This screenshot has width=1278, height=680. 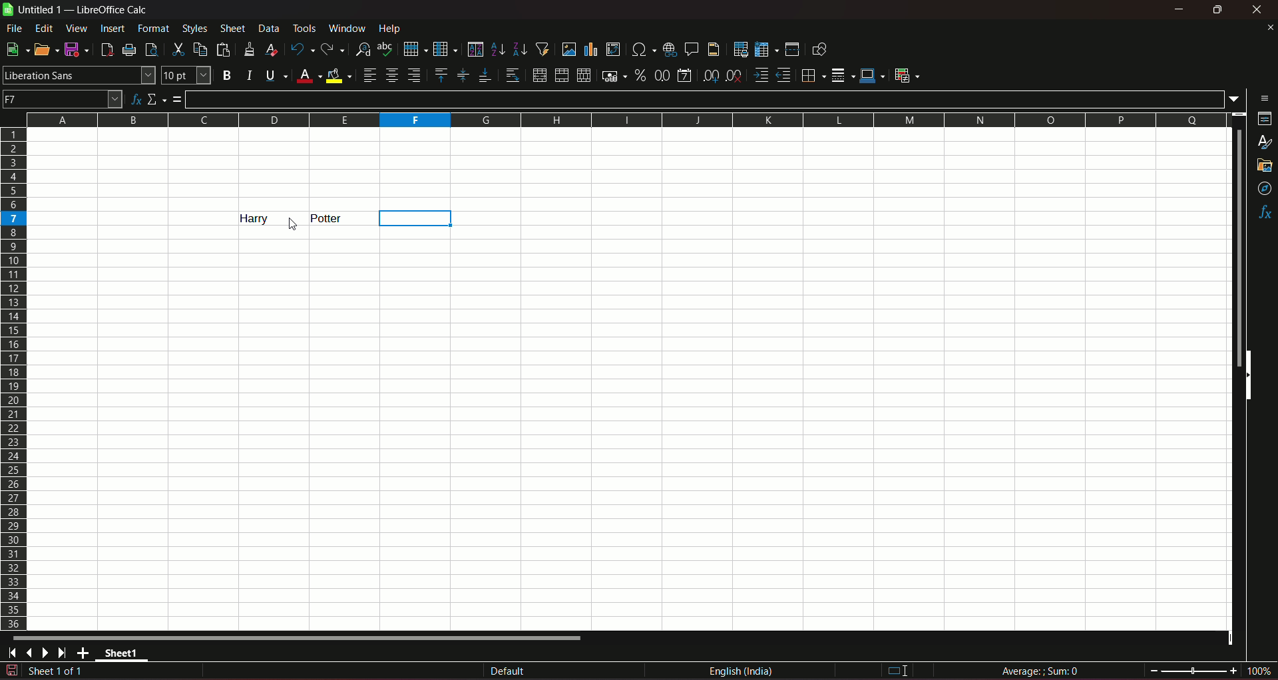 I want to click on show draw functions, so click(x=819, y=49).